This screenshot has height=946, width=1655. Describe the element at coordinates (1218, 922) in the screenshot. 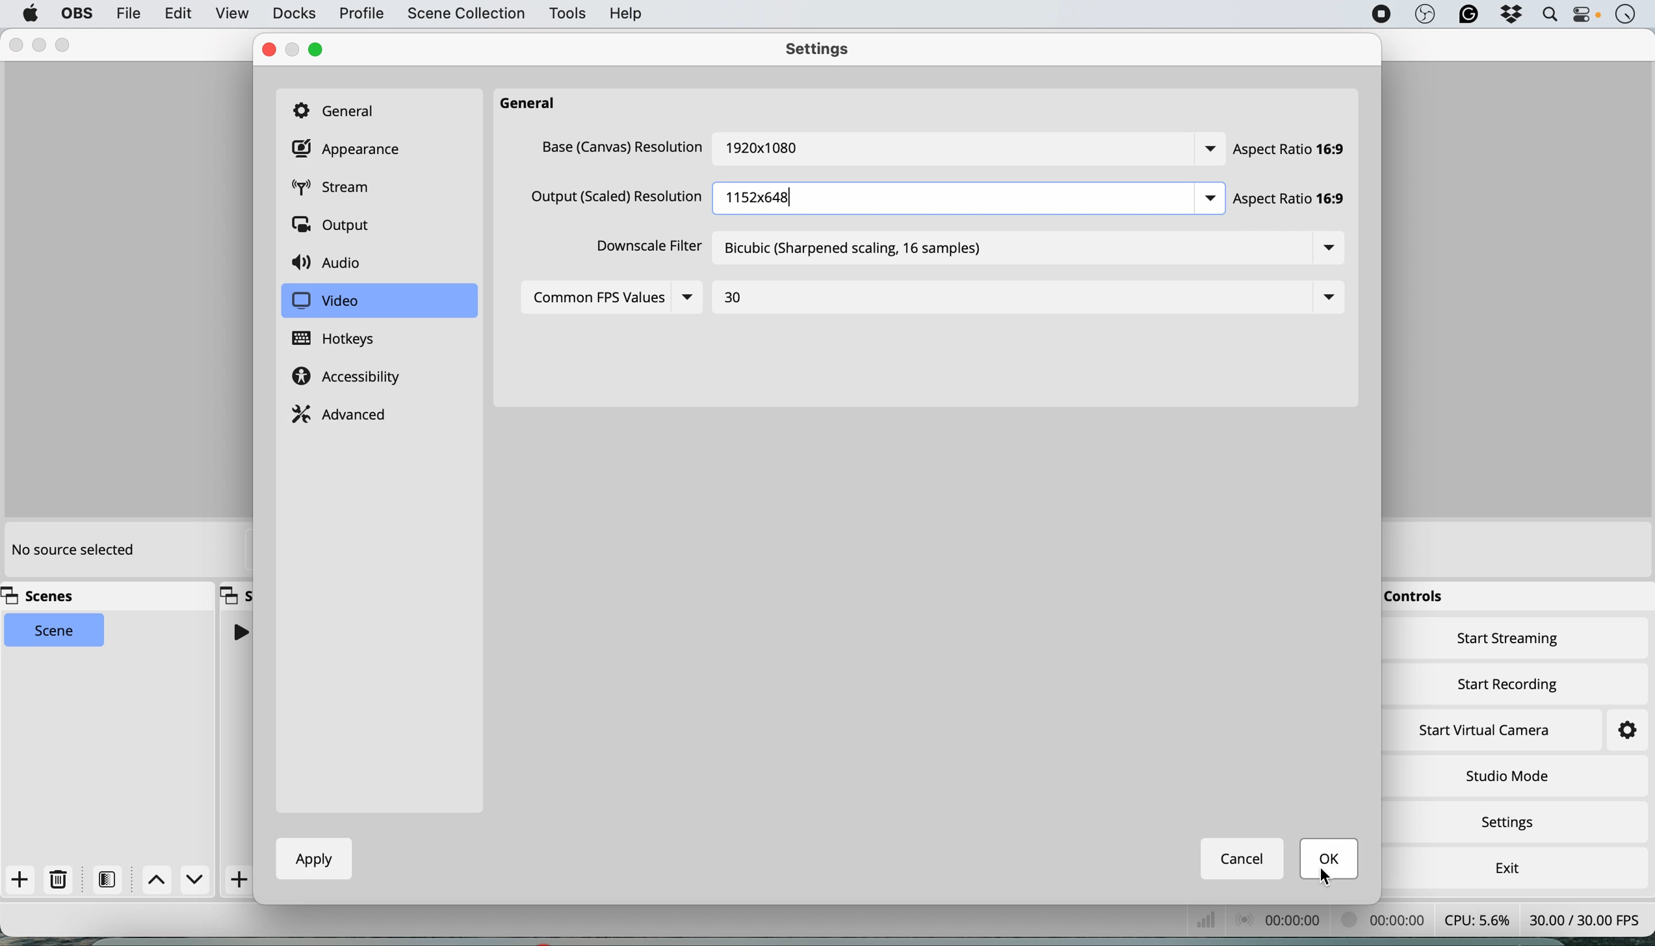

I see `cpu usage` at that location.